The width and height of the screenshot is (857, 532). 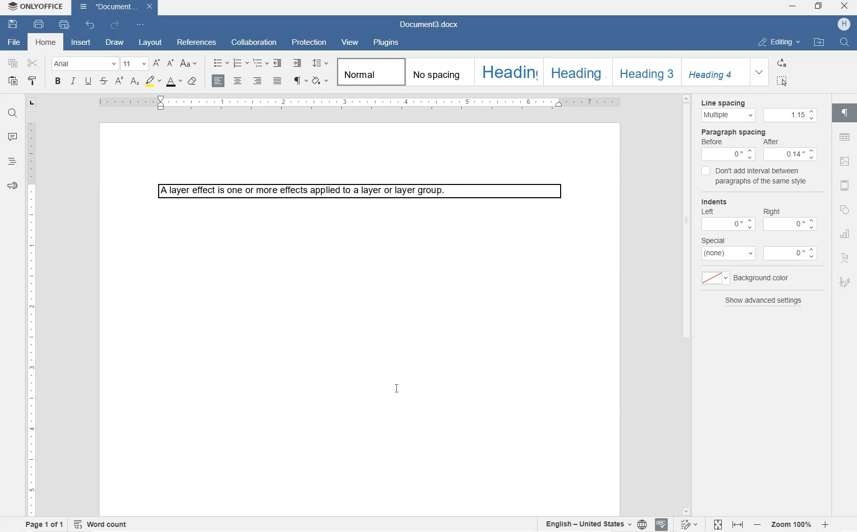 What do you see at coordinates (729, 525) in the screenshot?
I see `FIT PAGE OR WIDTH` at bounding box center [729, 525].